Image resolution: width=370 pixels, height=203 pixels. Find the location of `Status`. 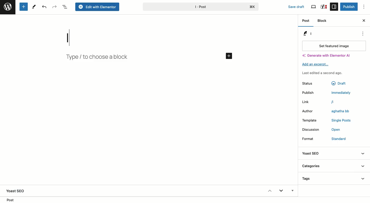

Status is located at coordinates (307, 83).